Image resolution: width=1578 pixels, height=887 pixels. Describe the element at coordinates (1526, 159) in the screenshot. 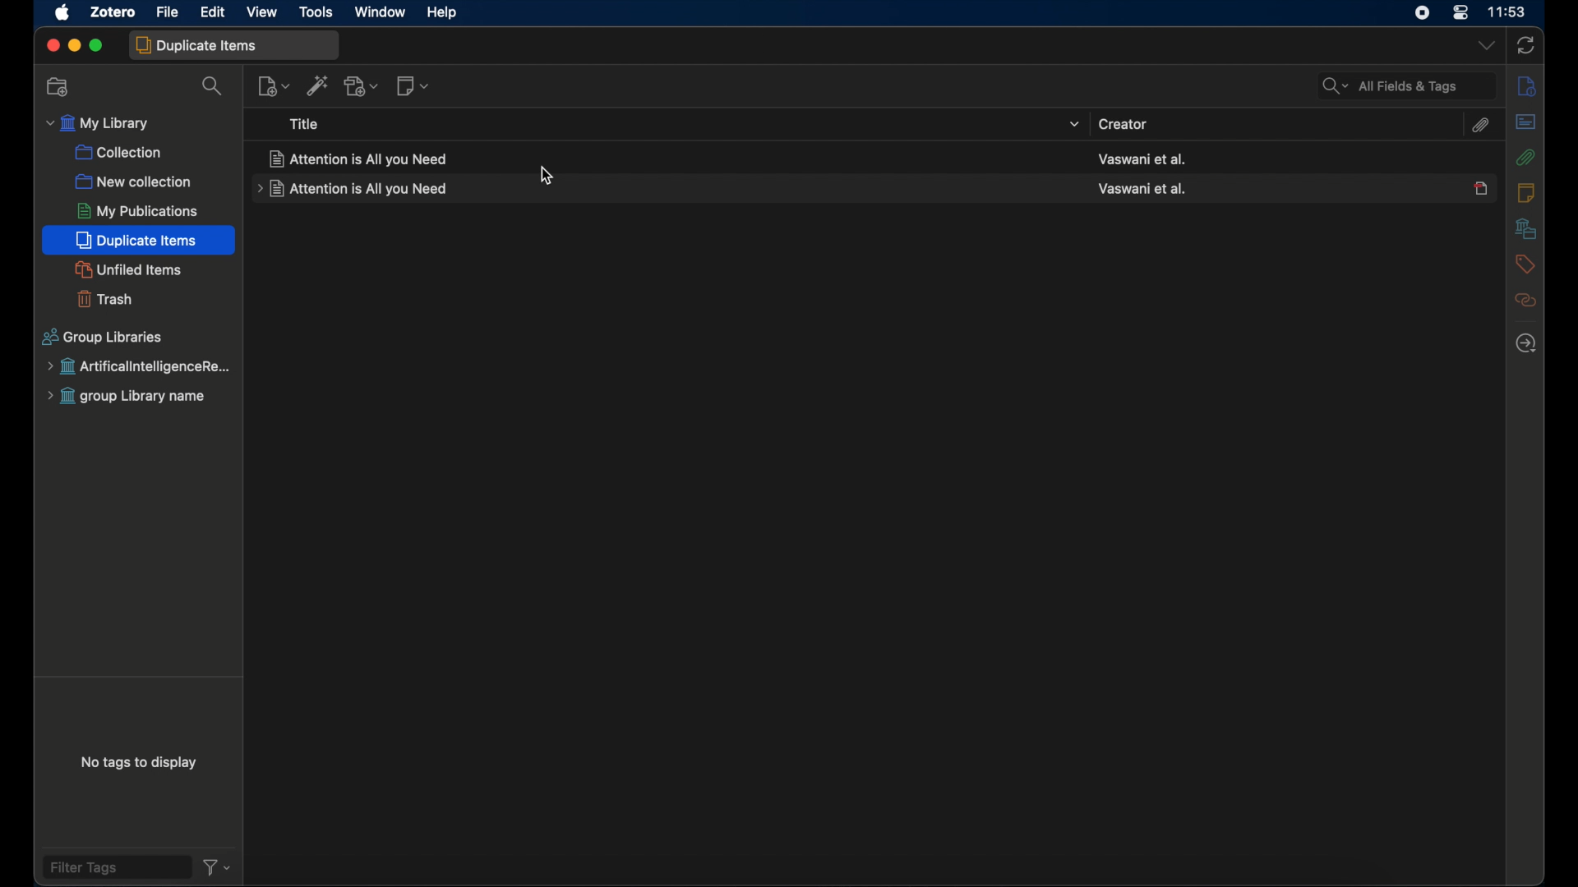

I see `attachments` at that location.